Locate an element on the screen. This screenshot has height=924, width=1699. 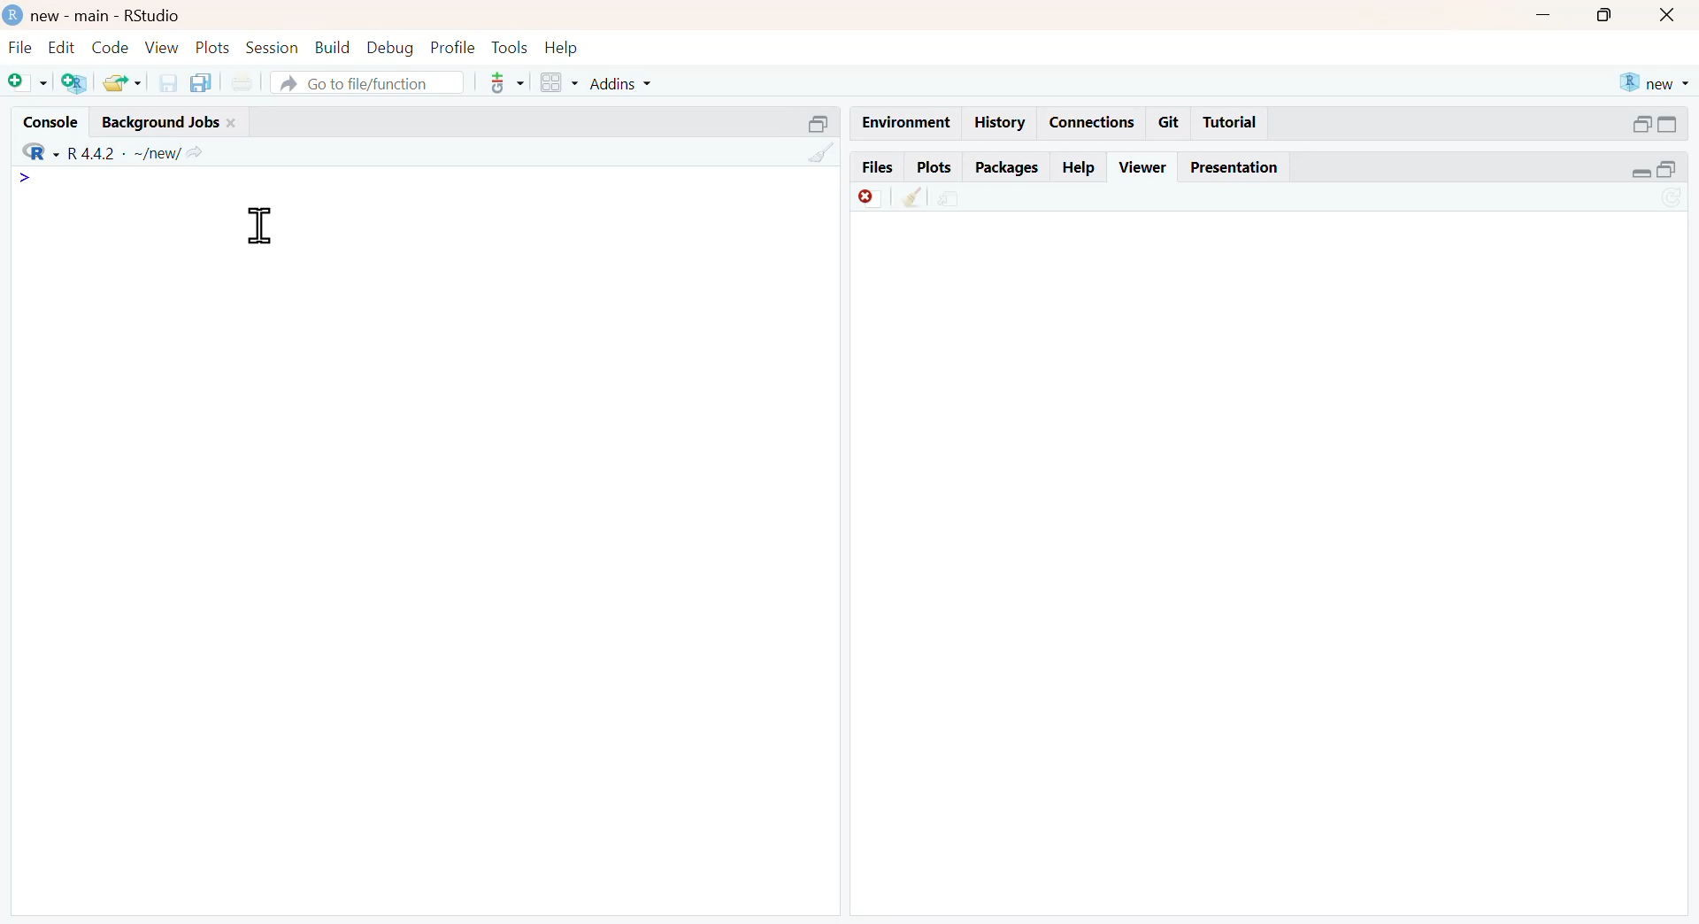
debug is located at coordinates (391, 49).